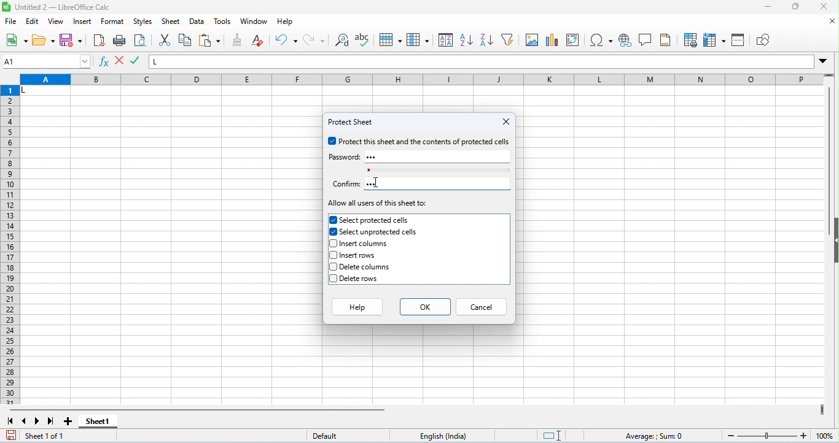  What do you see at coordinates (486, 40) in the screenshot?
I see `sort descending` at bounding box center [486, 40].